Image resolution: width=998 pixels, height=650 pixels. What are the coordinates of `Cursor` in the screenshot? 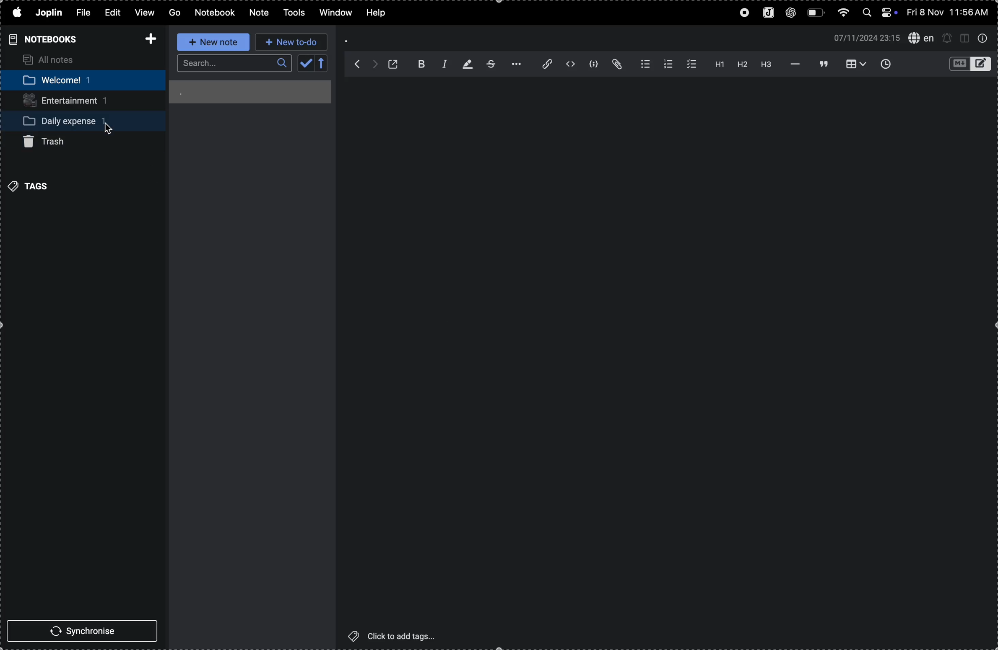 It's located at (108, 127).